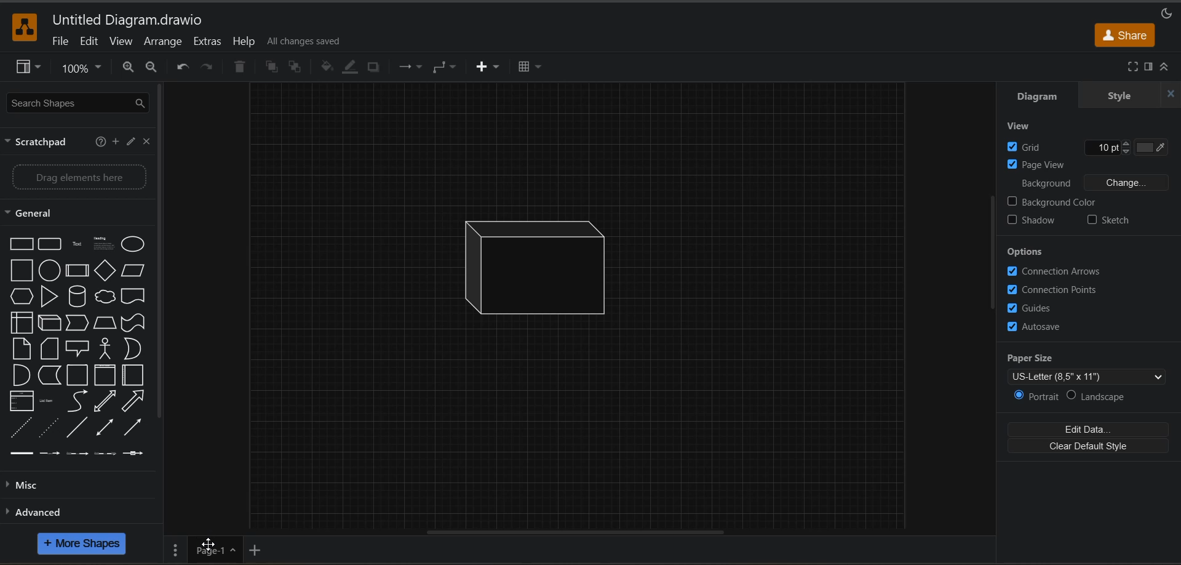 The height and width of the screenshot is (565, 1181). What do you see at coordinates (129, 68) in the screenshot?
I see `zoom in` at bounding box center [129, 68].